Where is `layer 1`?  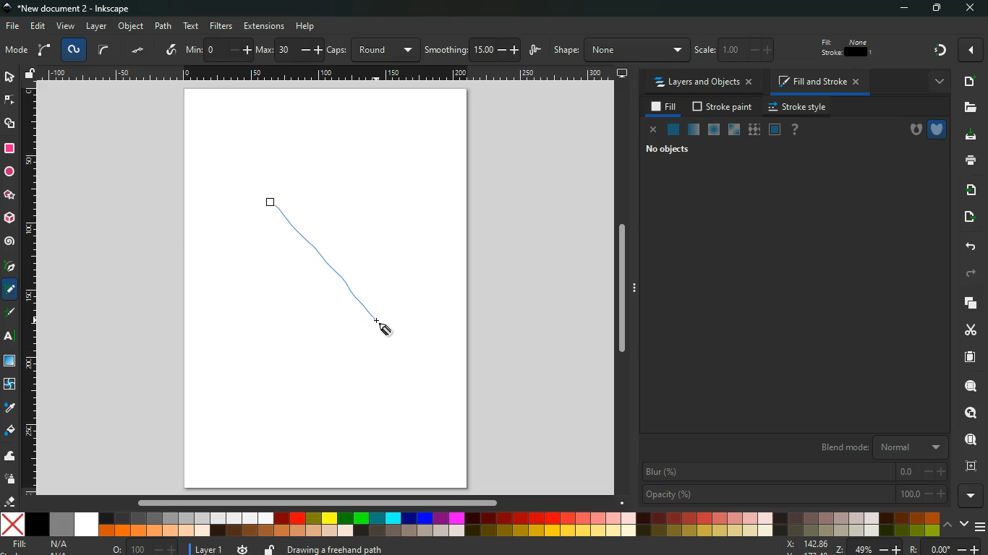 layer 1 is located at coordinates (210, 548).